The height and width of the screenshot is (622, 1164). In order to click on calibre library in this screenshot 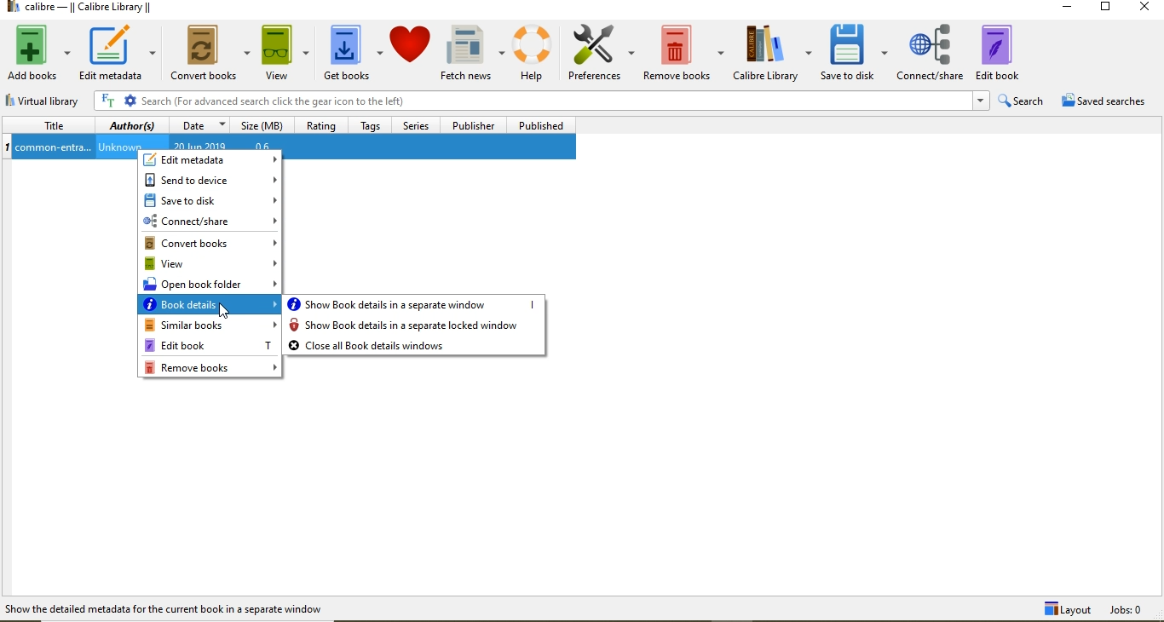, I will do `click(773, 54)`.